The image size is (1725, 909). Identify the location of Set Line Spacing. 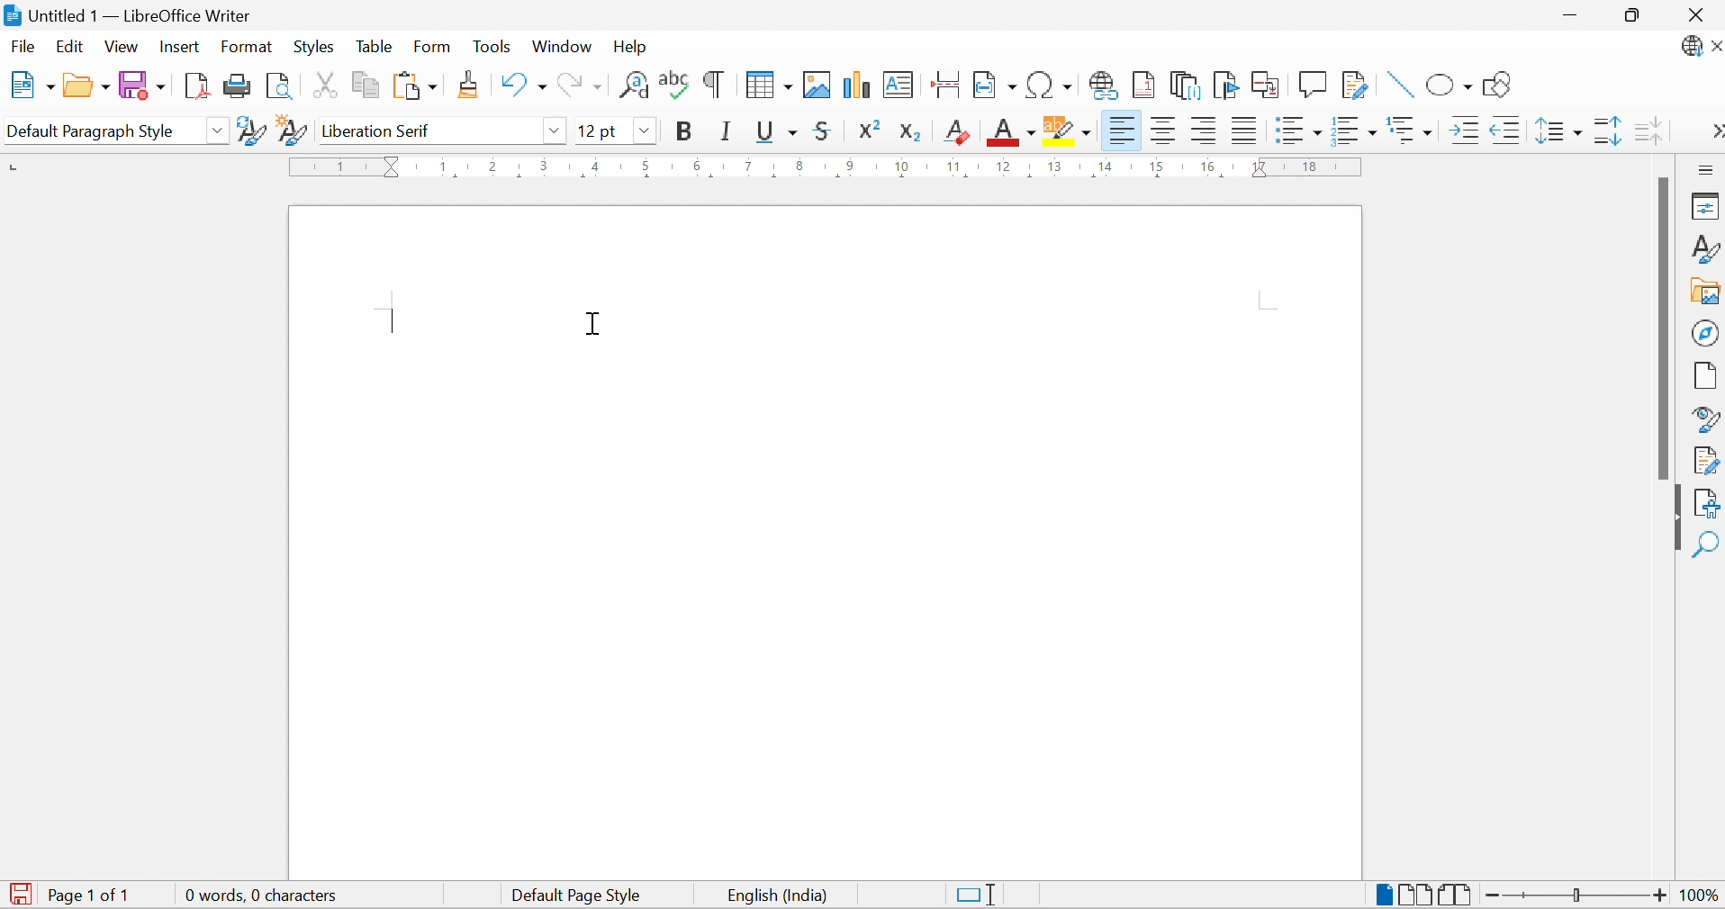
(1558, 131).